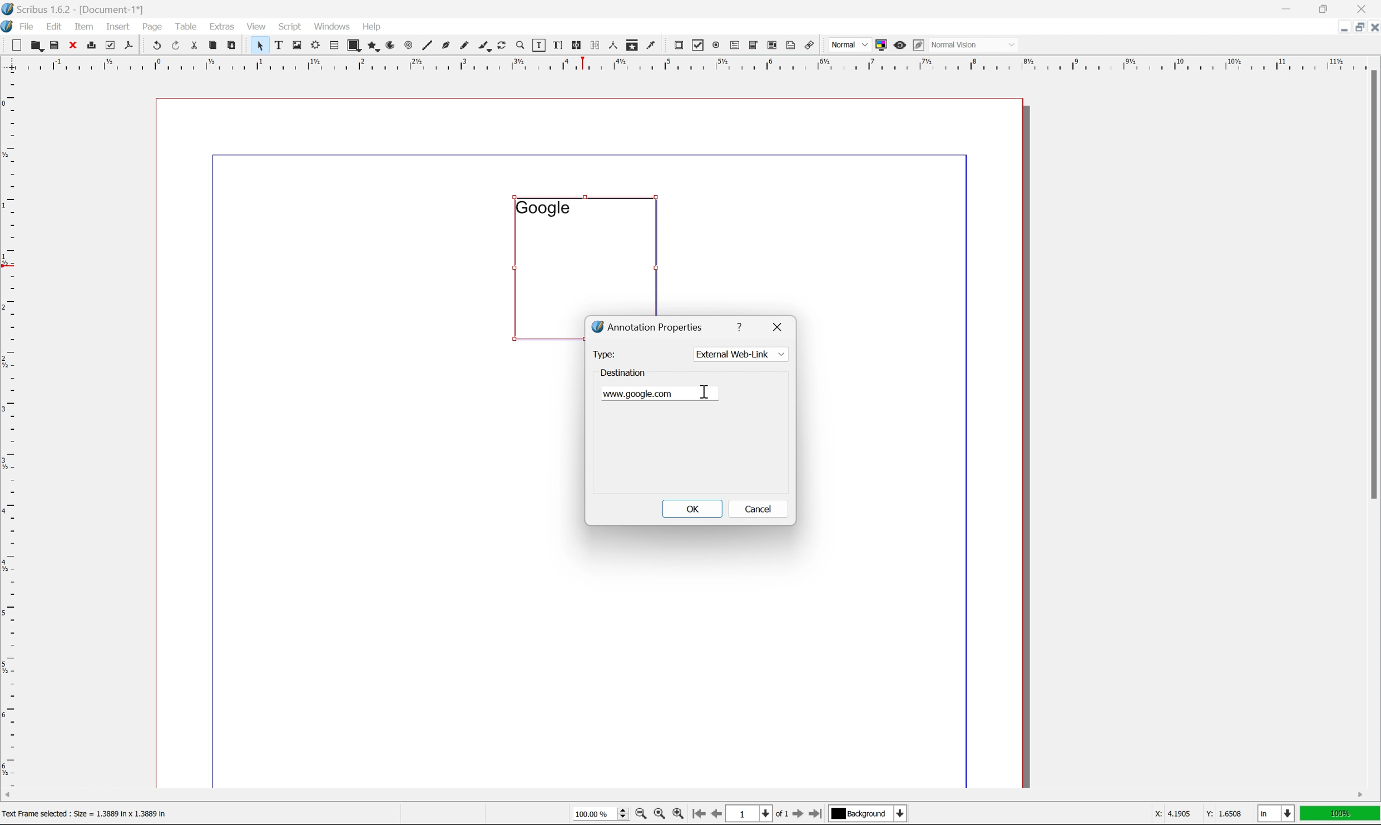 This screenshot has width=1381, height=825. I want to click on copy, so click(215, 46).